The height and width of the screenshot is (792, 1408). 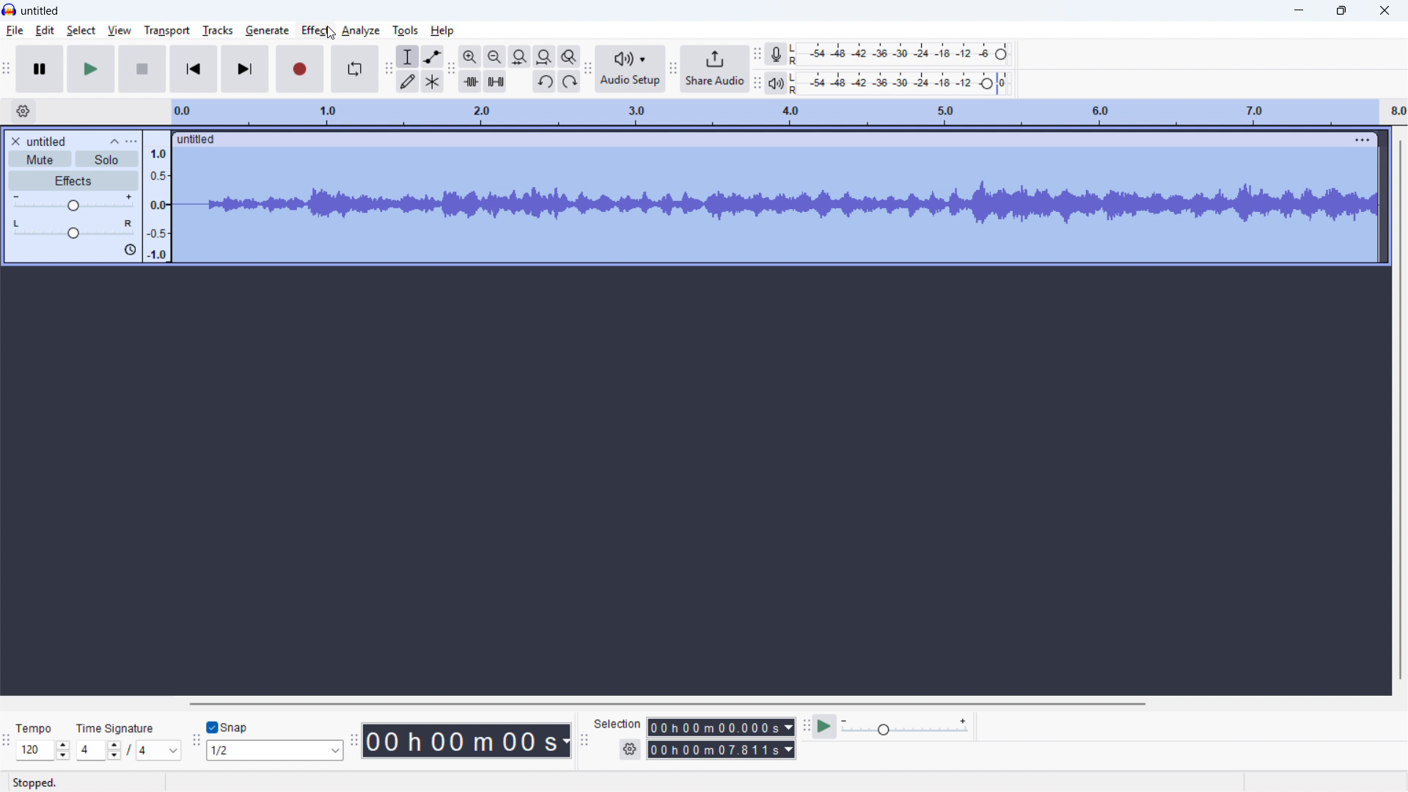 What do you see at coordinates (408, 56) in the screenshot?
I see `Selection tool ` at bounding box center [408, 56].